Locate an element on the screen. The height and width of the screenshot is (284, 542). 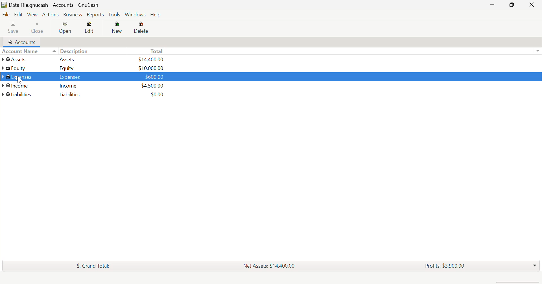
Income Account is located at coordinates (17, 86).